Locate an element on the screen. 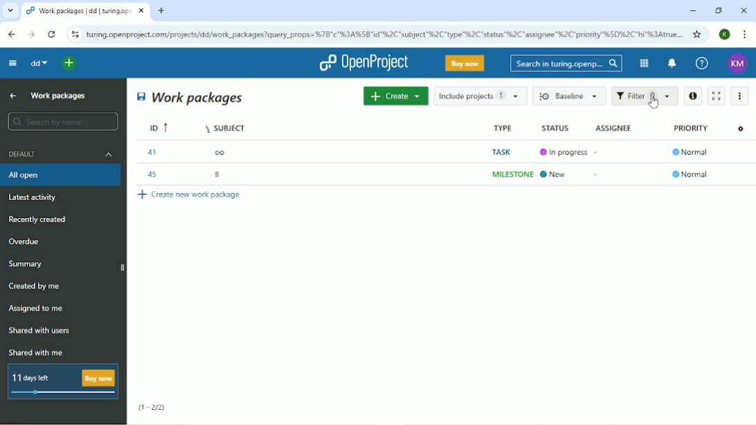 The width and height of the screenshot is (756, 425). Latest activity is located at coordinates (37, 199).